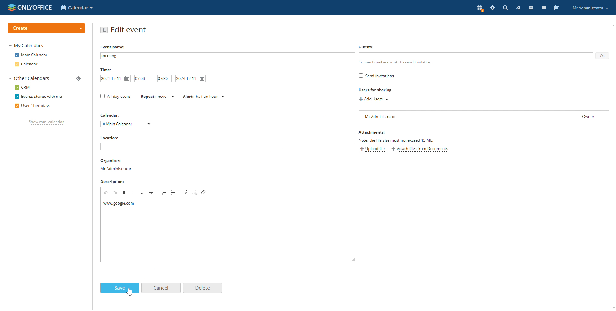 The width and height of the screenshot is (616, 311). Describe the element at coordinates (479, 9) in the screenshot. I see `present` at that location.